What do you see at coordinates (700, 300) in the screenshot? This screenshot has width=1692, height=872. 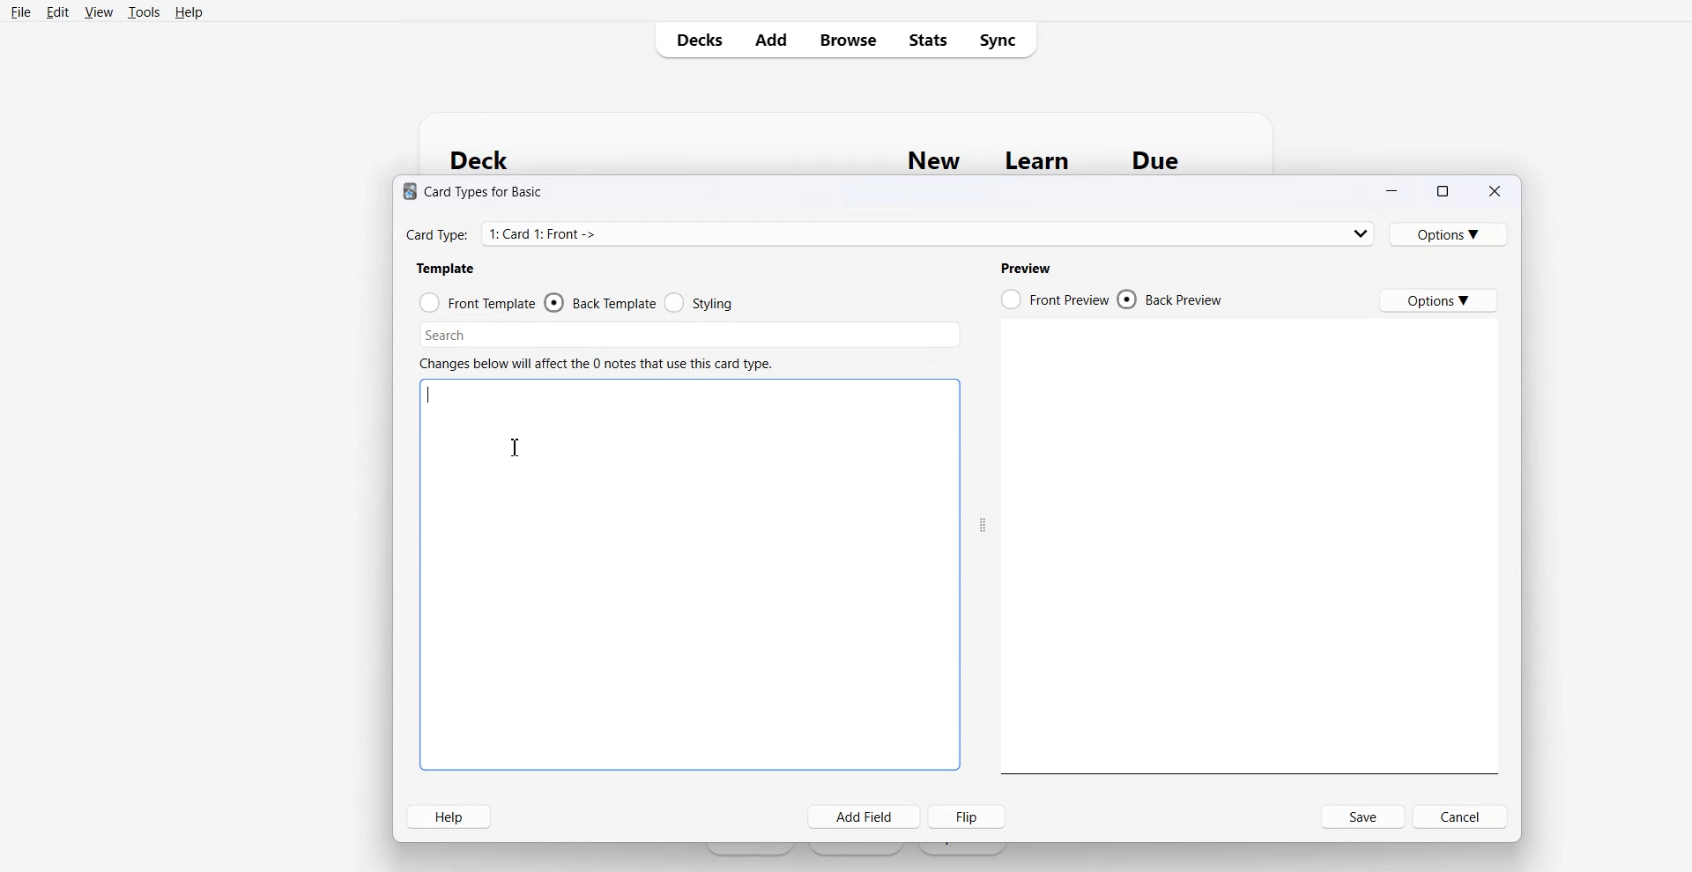 I see `Styling` at bounding box center [700, 300].